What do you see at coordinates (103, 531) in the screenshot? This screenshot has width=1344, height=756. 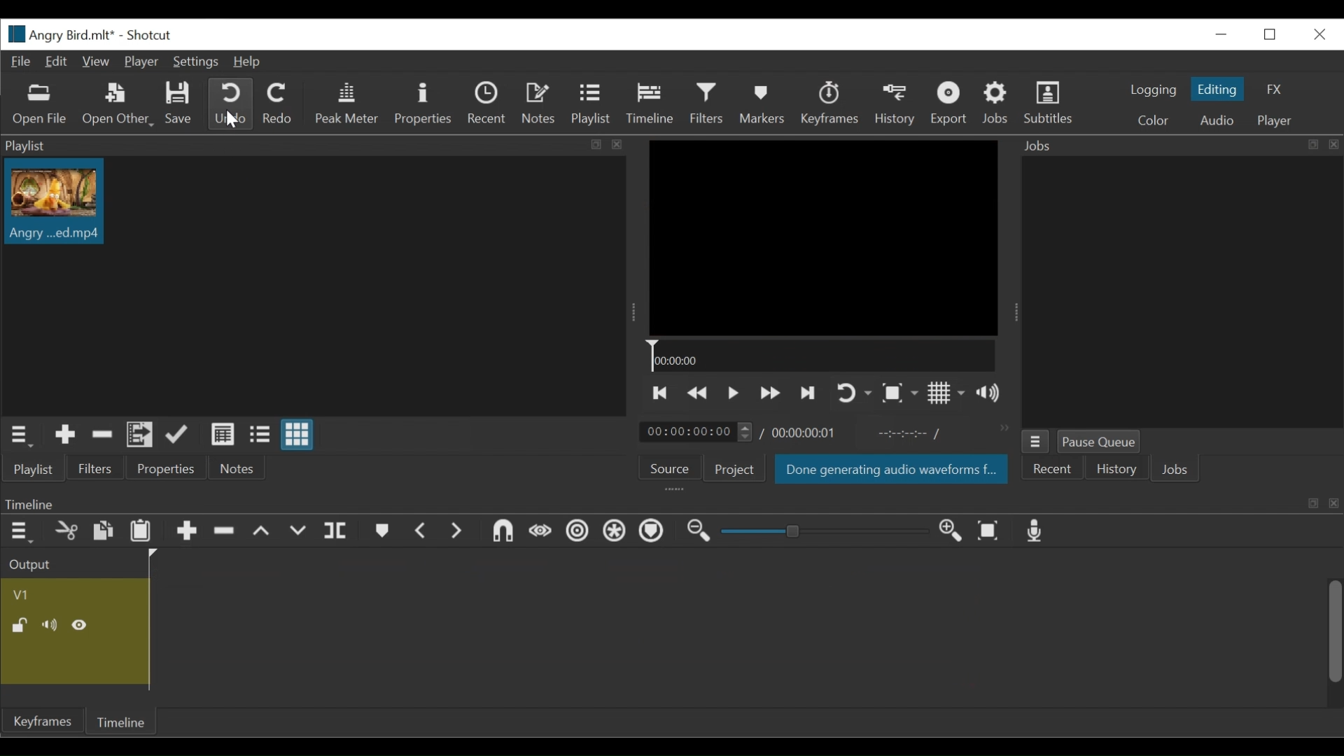 I see `Paste` at bounding box center [103, 531].